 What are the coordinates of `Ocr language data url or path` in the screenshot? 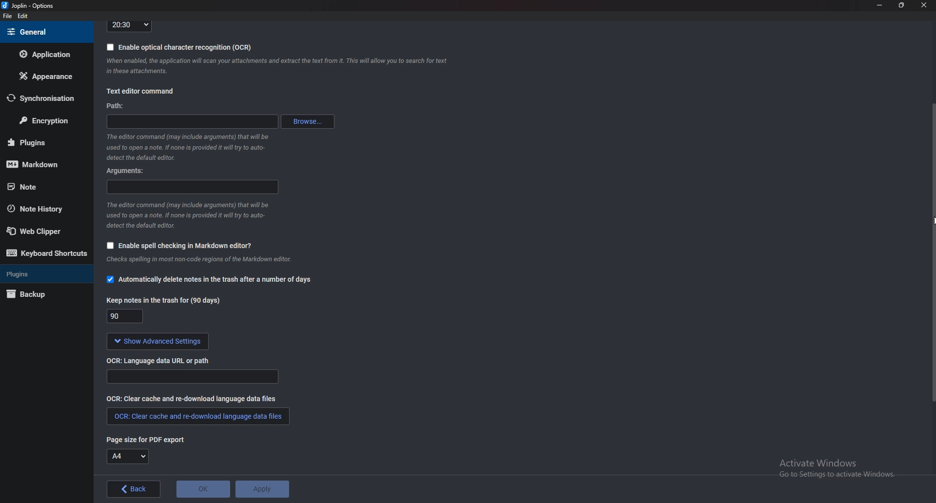 It's located at (192, 377).